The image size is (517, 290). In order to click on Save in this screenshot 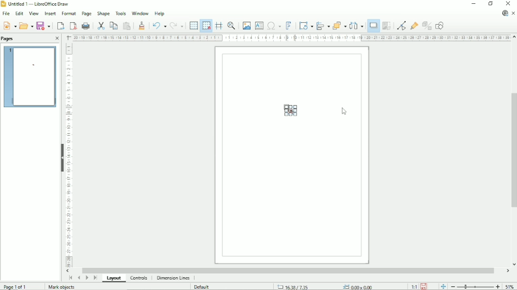, I will do `click(423, 286)`.